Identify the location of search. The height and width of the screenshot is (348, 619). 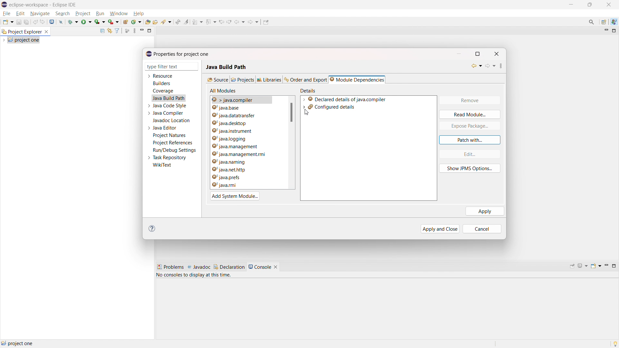
(166, 22).